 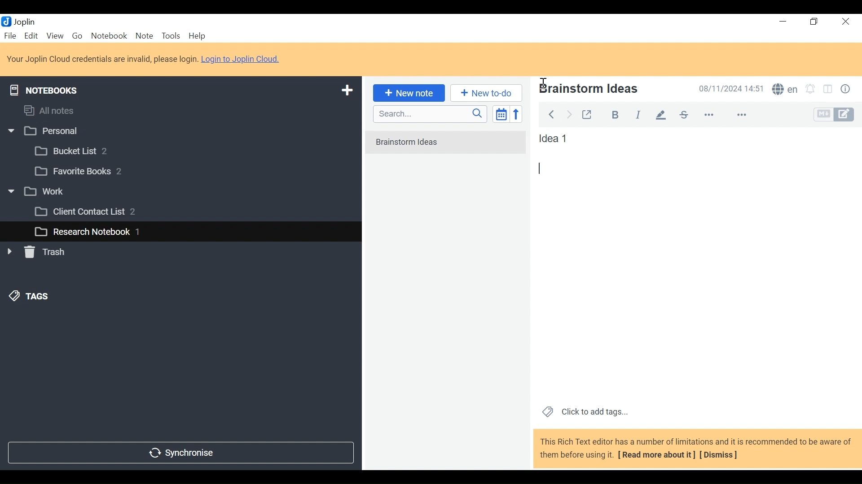 I want to click on » [ Trash, so click(x=47, y=252).